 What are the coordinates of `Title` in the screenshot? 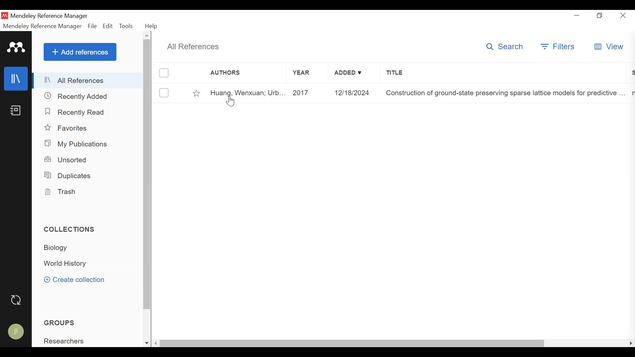 It's located at (504, 94).